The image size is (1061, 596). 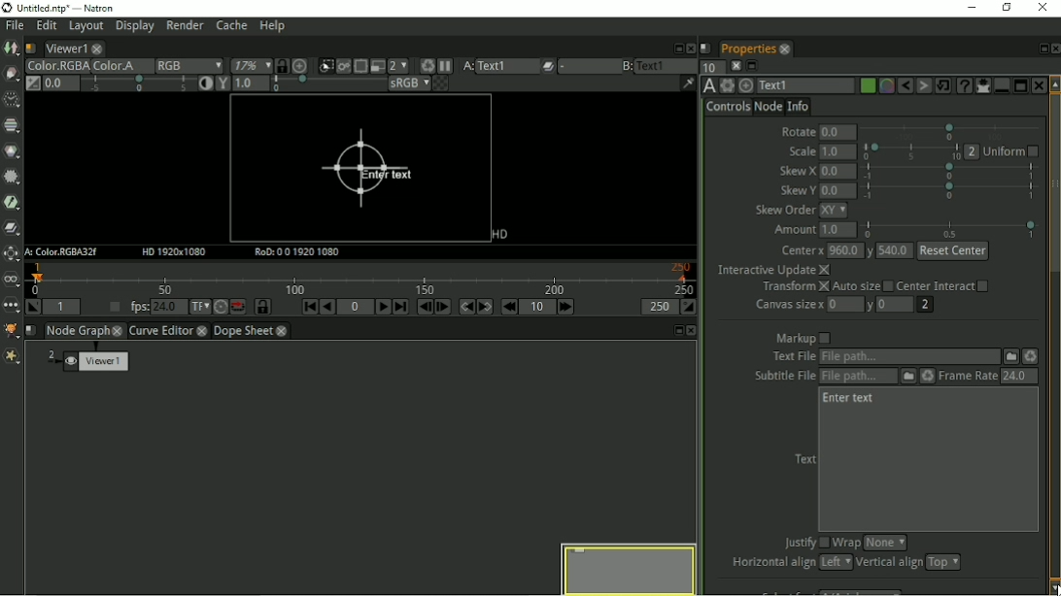 I want to click on Script name, so click(x=30, y=49).